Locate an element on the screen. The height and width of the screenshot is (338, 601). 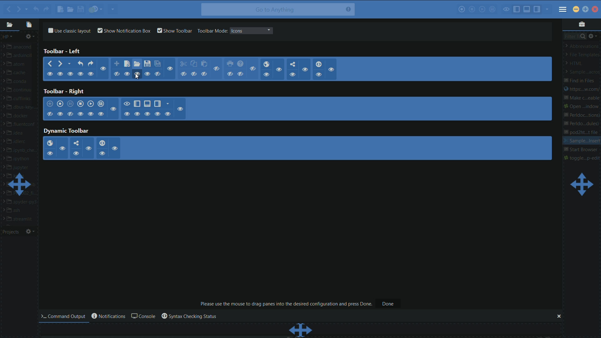
.fluentconf is located at coordinates (22, 124).